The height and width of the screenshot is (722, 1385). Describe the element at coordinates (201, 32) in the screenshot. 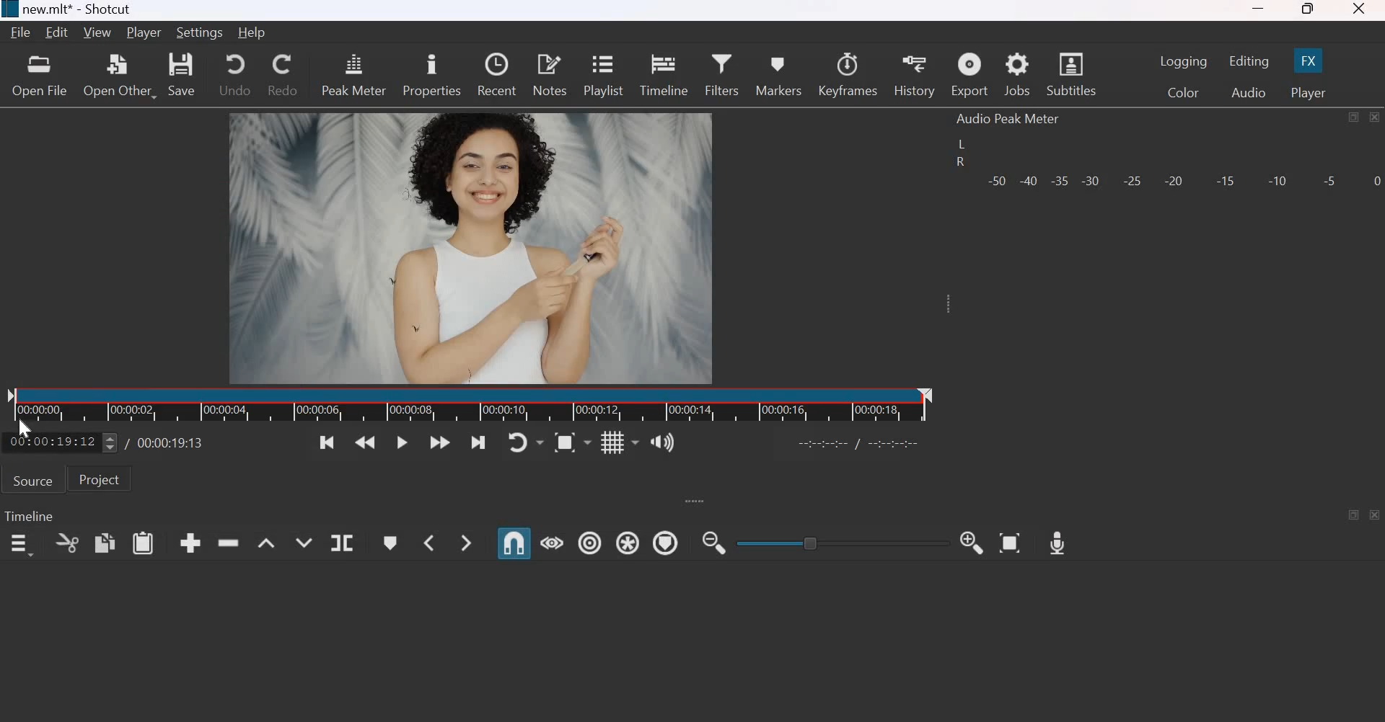

I see `Settings` at that location.